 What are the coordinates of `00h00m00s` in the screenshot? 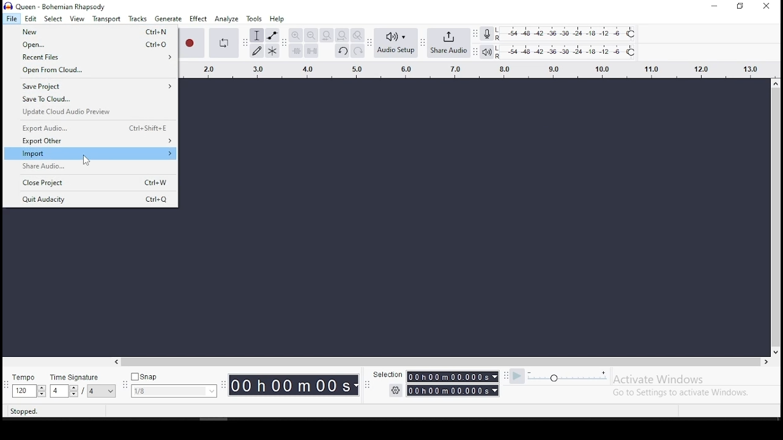 It's located at (454, 378).